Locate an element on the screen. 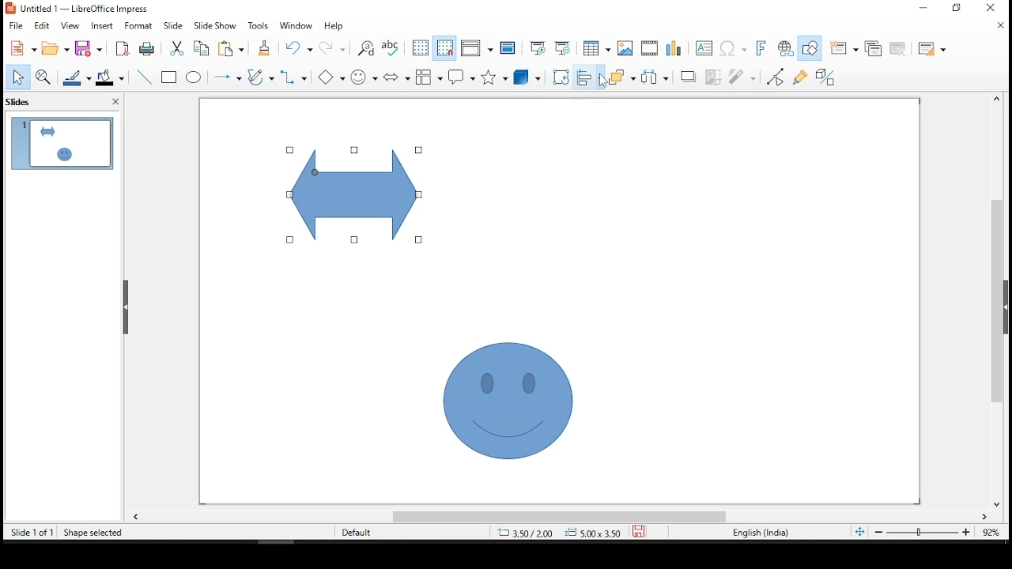 This screenshot has width=1012, height=569. slide 1 of 1 is located at coordinates (32, 532).